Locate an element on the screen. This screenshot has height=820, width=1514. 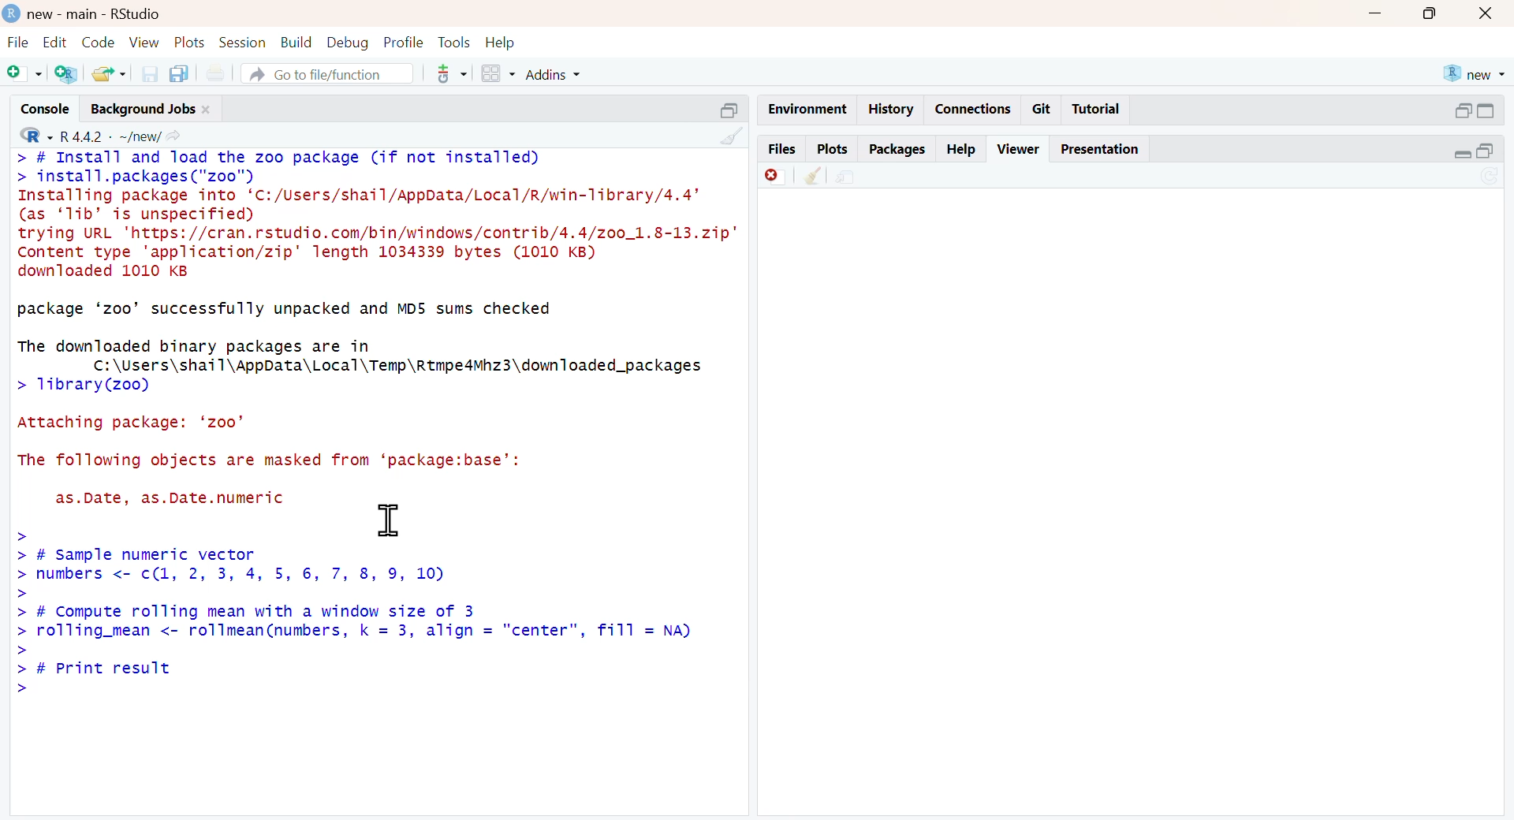
package ‘zoo’ successfully unpacked and MD5 sums checked is located at coordinates (286, 311).